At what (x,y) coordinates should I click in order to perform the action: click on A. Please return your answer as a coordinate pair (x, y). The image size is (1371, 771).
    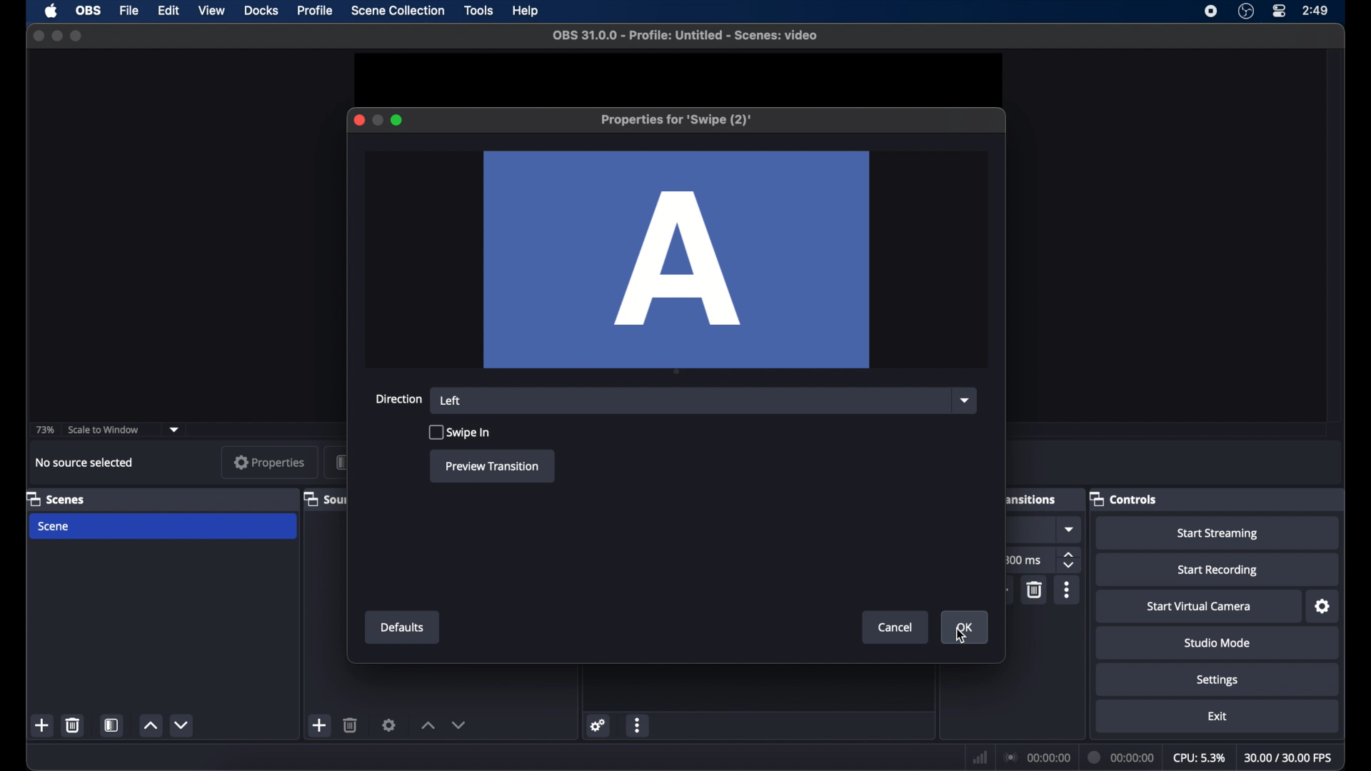
    Looking at the image, I should click on (677, 260).